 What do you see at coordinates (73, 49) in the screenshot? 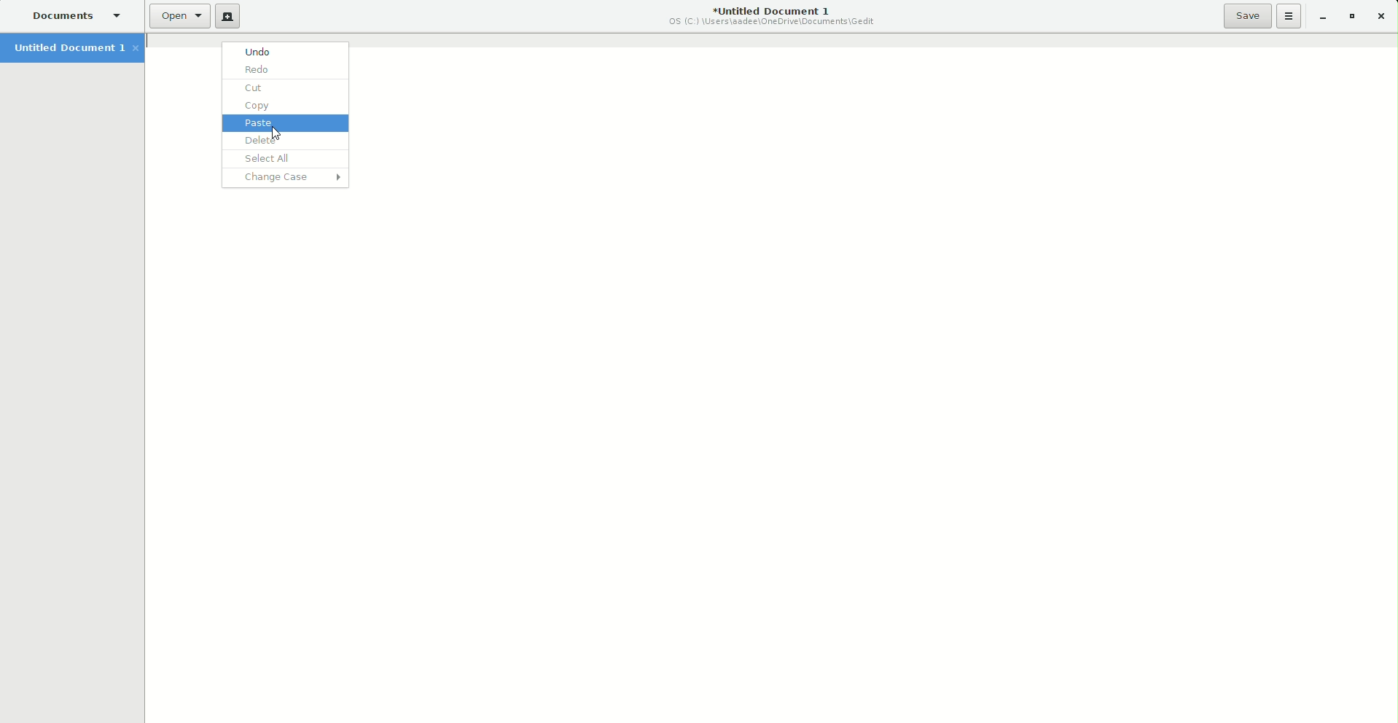
I see `Untitled Document` at bounding box center [73, 49].